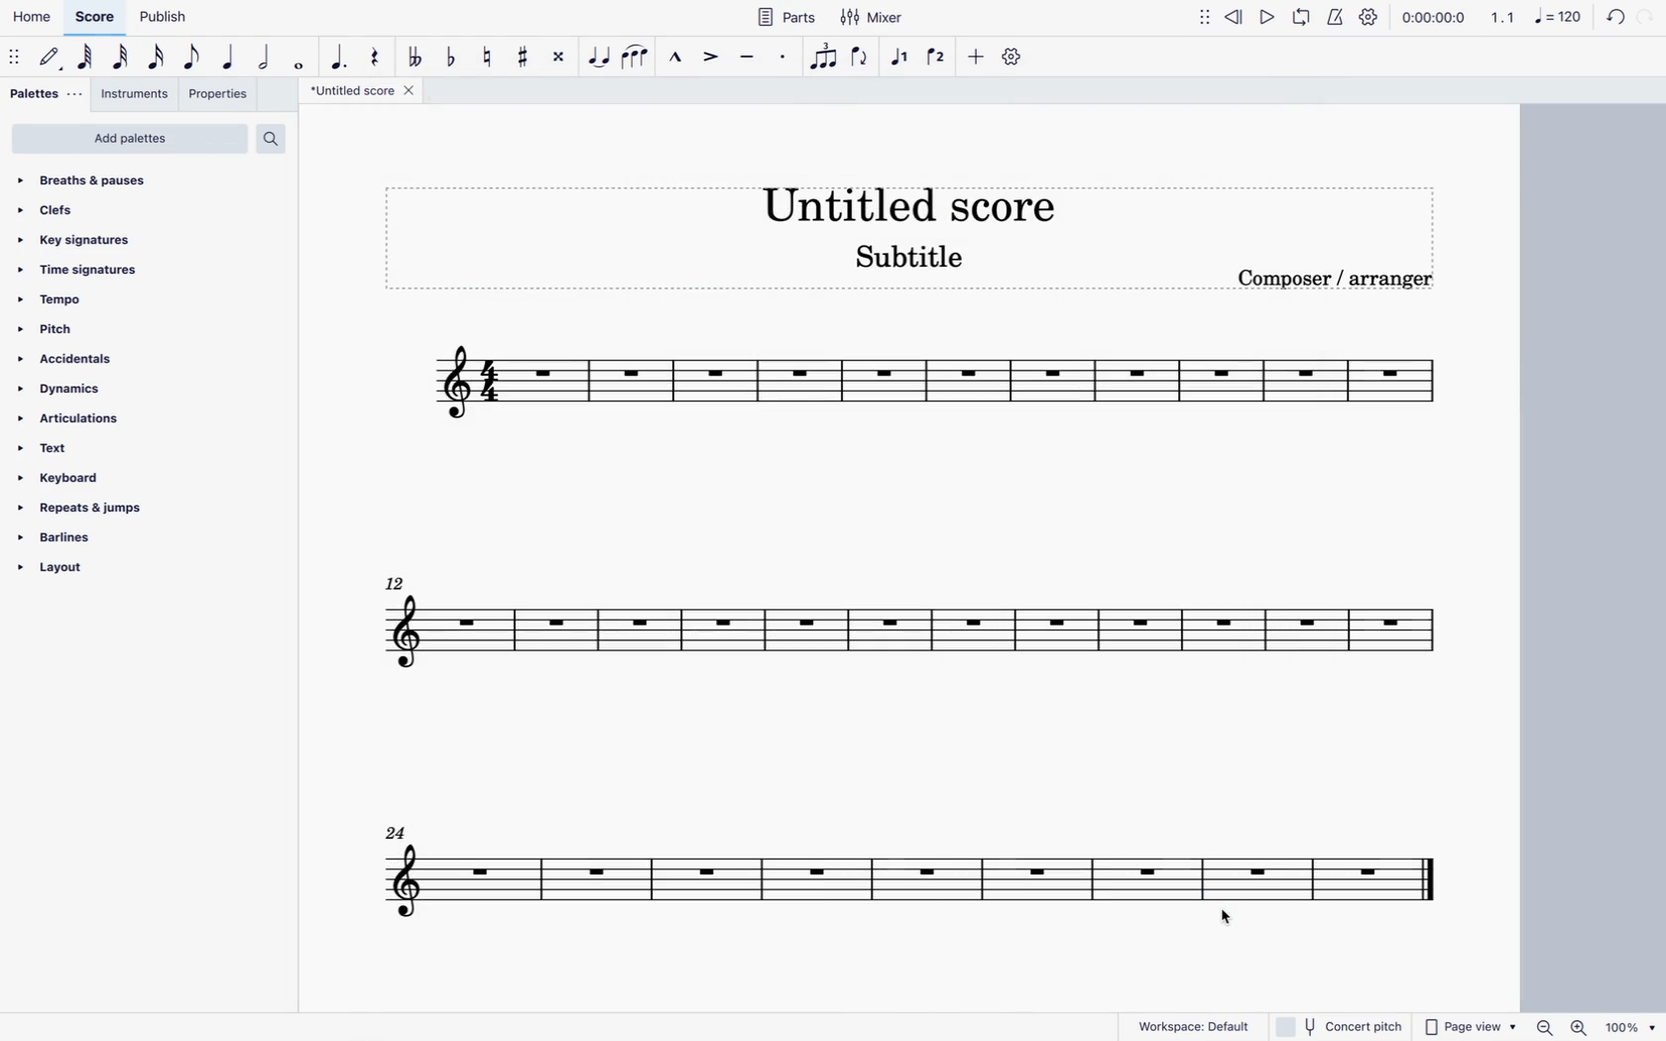  I want to click on play, so click(1268, 21).